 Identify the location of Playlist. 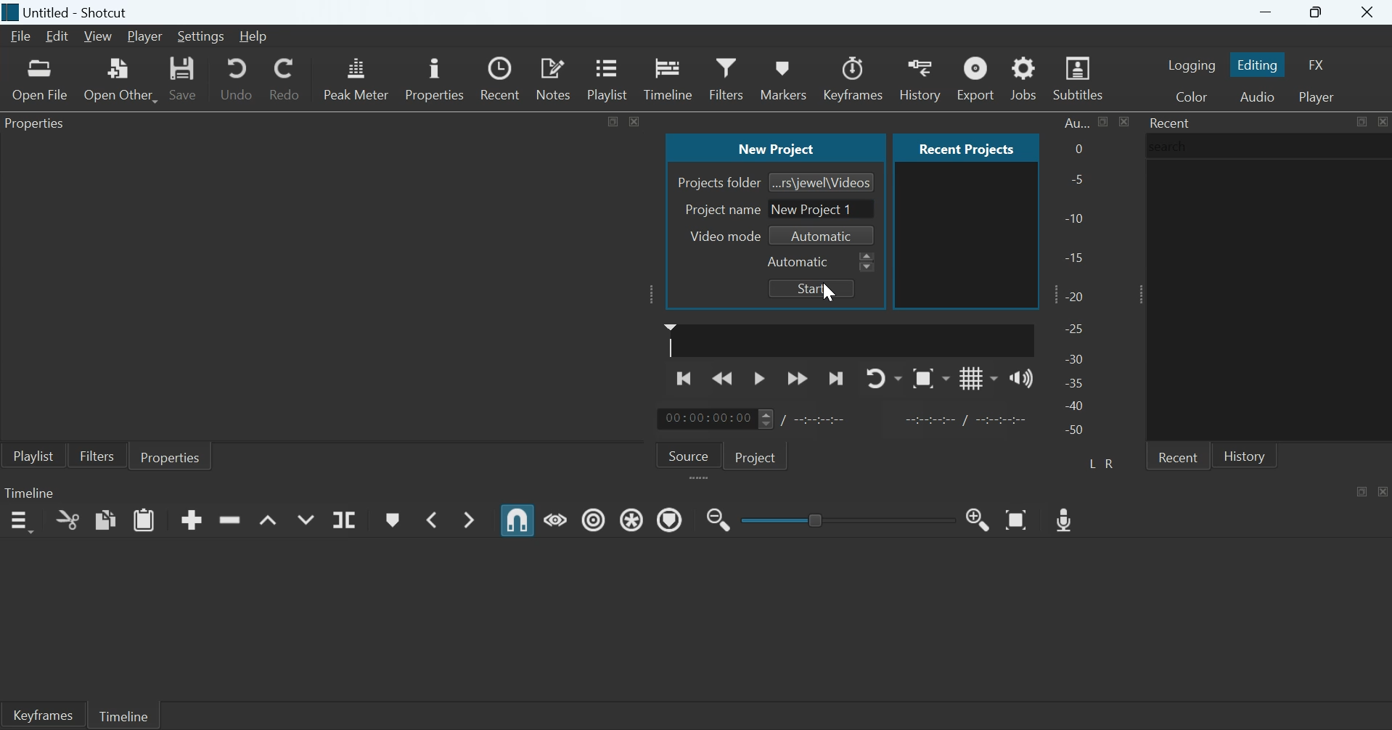
(610, 78).